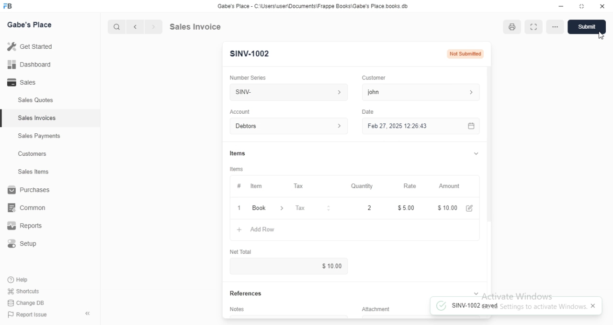 The width and height of the screenshot is (613, 325). Describe the element at coordinates (216, 27) in the screenshot. I see `Sales Invoice` at that location.